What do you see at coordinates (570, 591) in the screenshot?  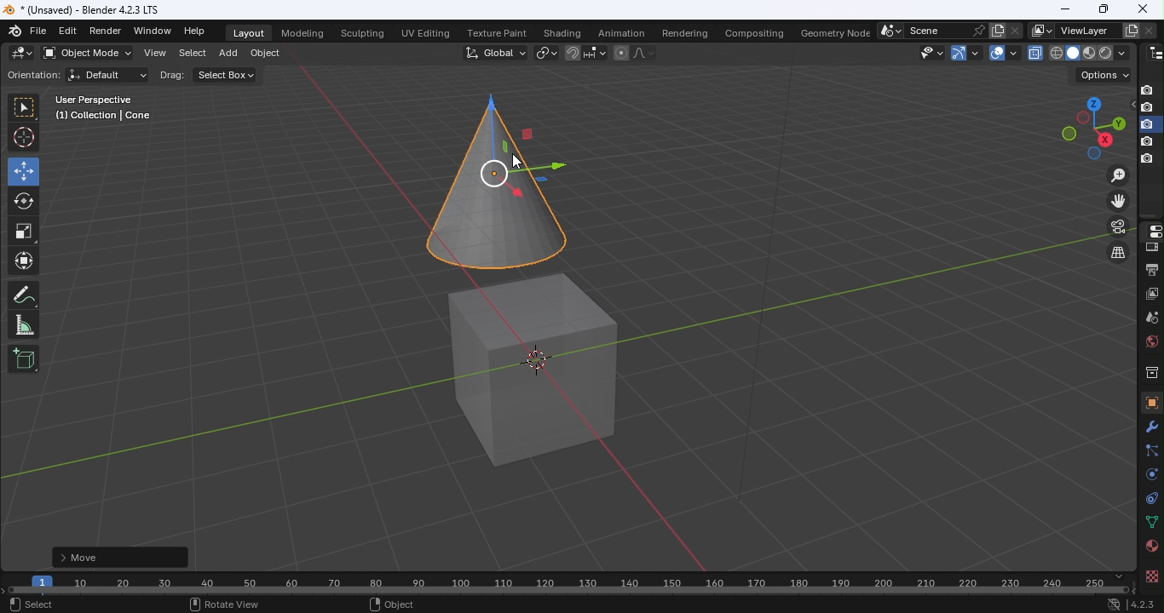 I see `Horizontal scroll bar` at bounding box center [570, 591].